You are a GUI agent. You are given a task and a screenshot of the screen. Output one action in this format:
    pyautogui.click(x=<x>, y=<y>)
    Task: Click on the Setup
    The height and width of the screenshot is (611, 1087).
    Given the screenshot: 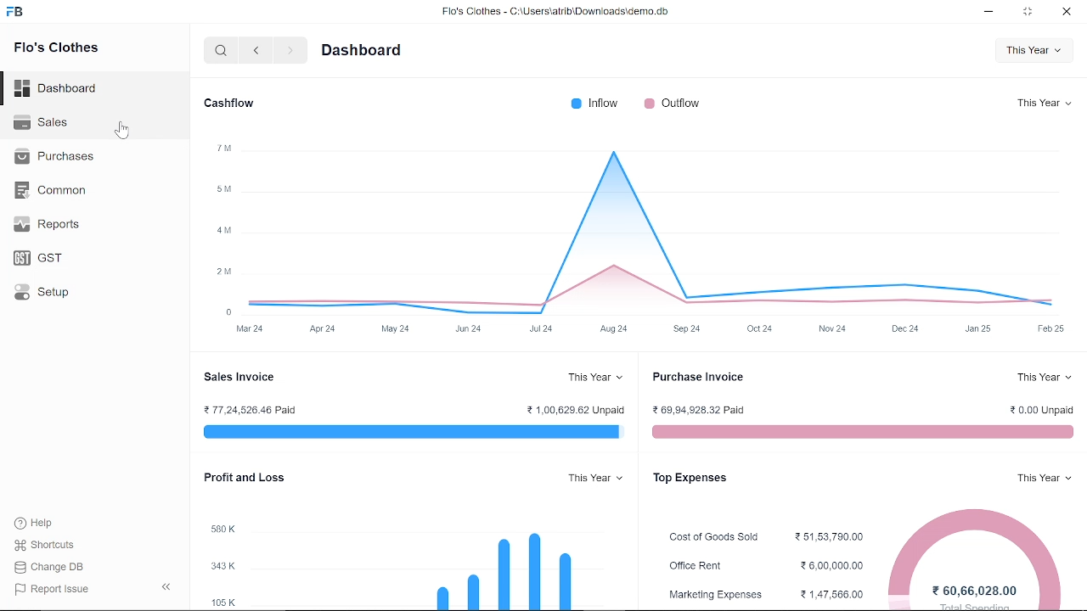 What is the action you would take?
    pyautogui.click(x=42, y=293)
    